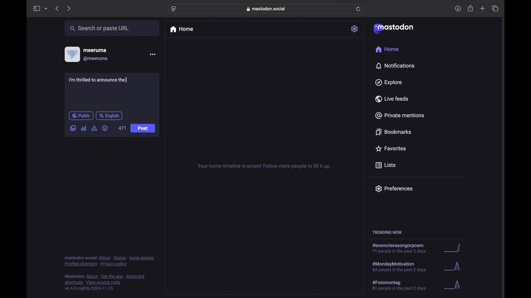 The image size is (531, 298). I want to click on show tab overview, so click(496, 8).